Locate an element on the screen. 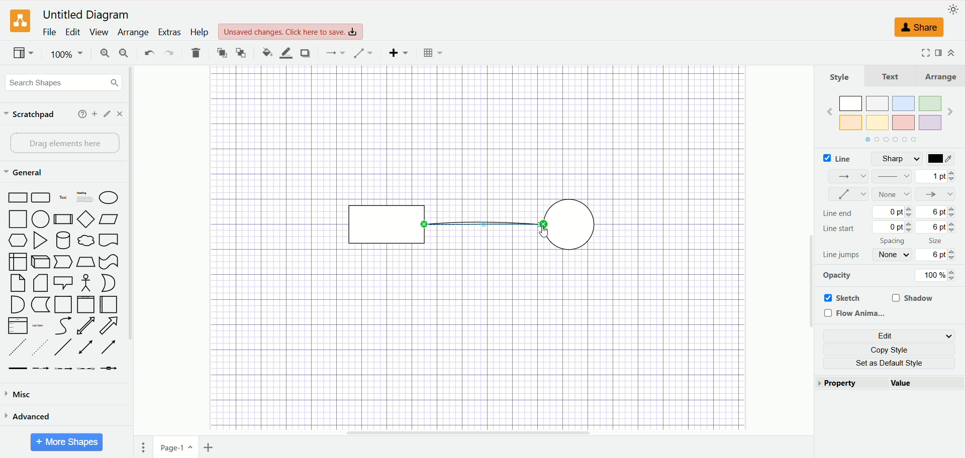  Sparsely Dotted Line is located at coordinates (40, 347).